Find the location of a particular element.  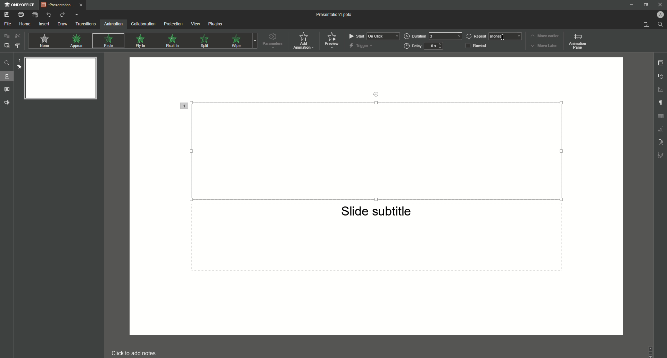

Find is located at coordinates (660, 24).